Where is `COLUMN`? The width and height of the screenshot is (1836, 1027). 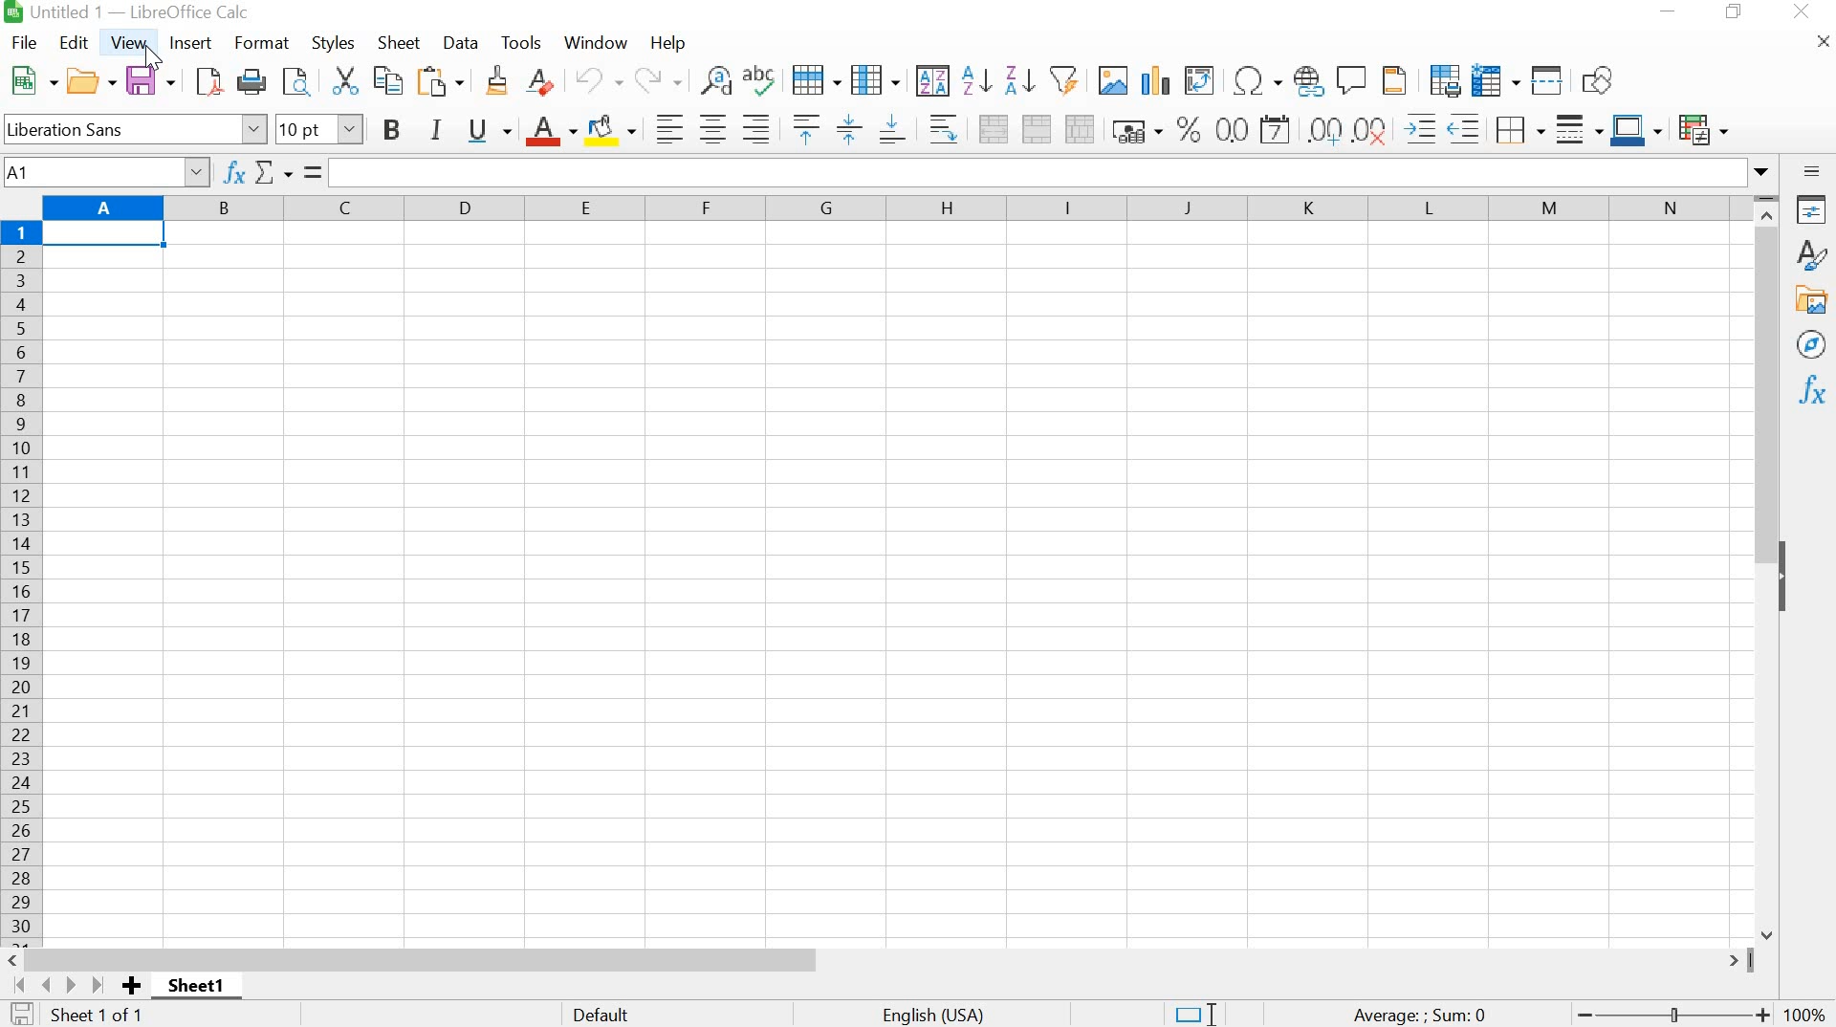 COLUMN is located at coordinates (877, 78).